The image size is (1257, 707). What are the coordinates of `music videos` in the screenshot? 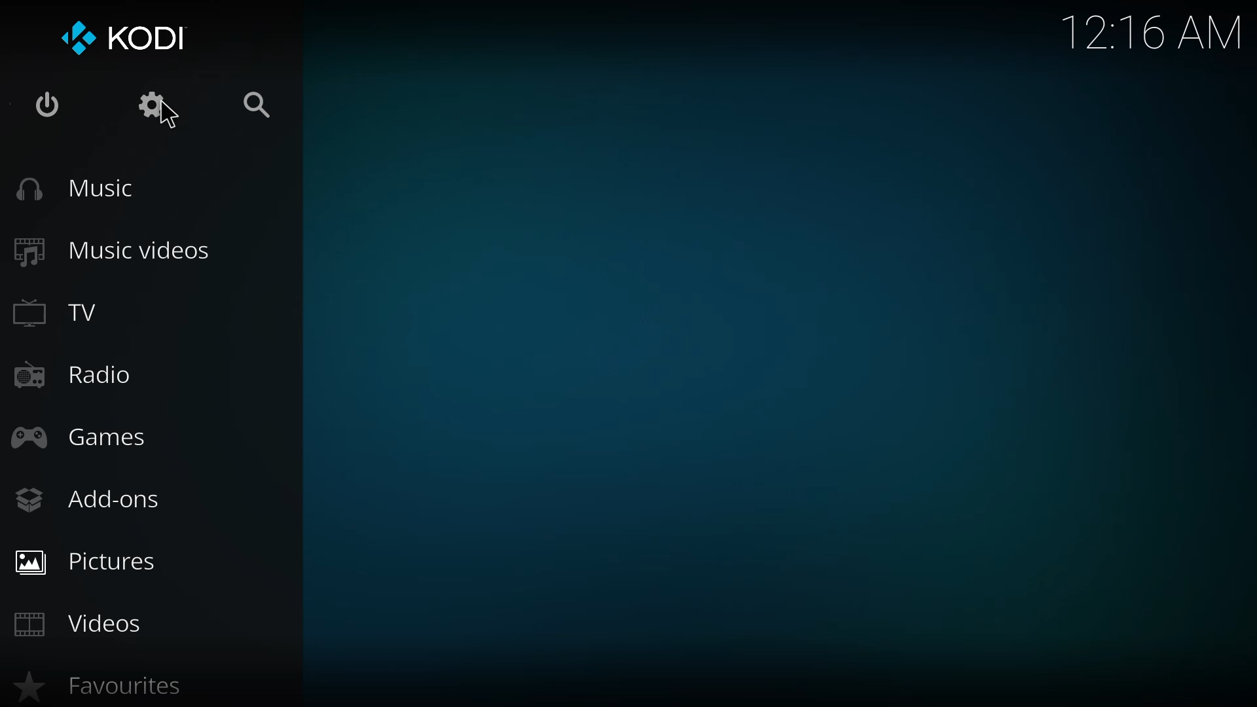 It's located at (127, 248).